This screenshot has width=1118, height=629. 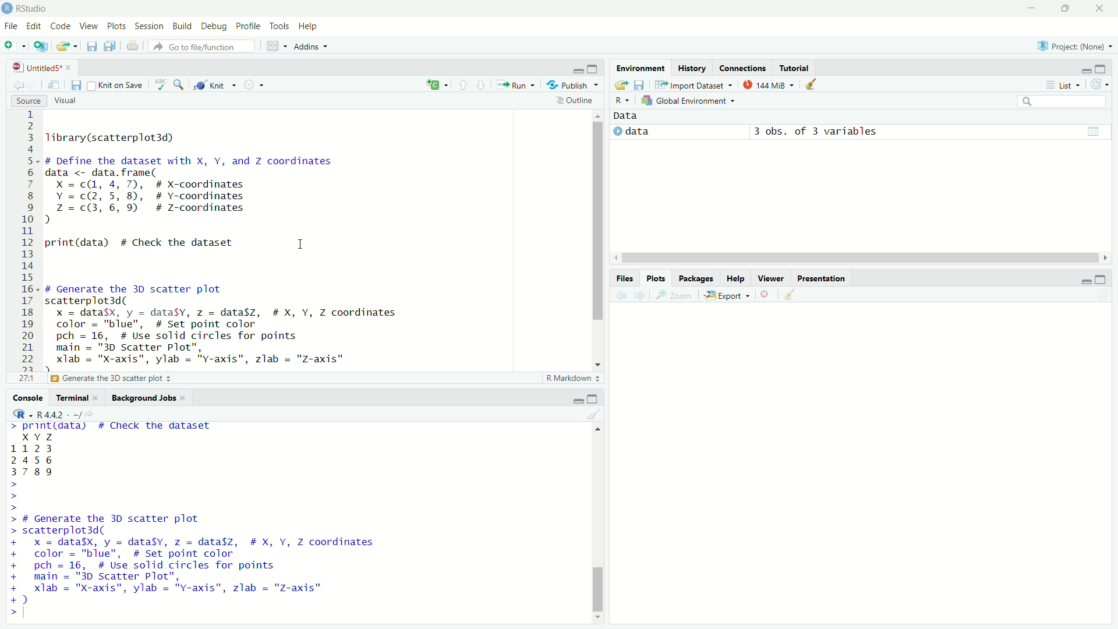 I want to click on scrollbar, so click(x=599, y=524).